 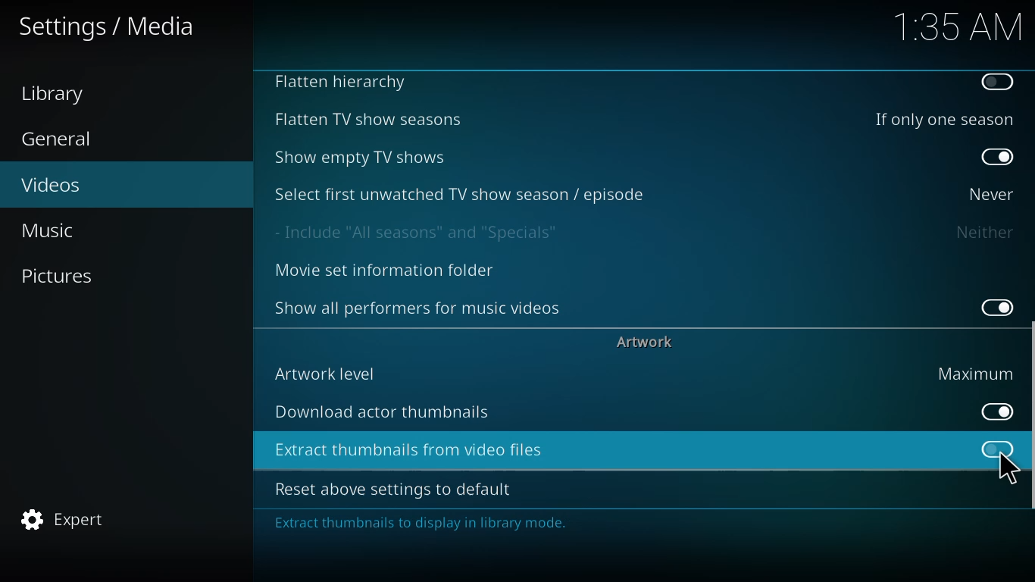 I want to click on videos, so click(x=52, y=183).